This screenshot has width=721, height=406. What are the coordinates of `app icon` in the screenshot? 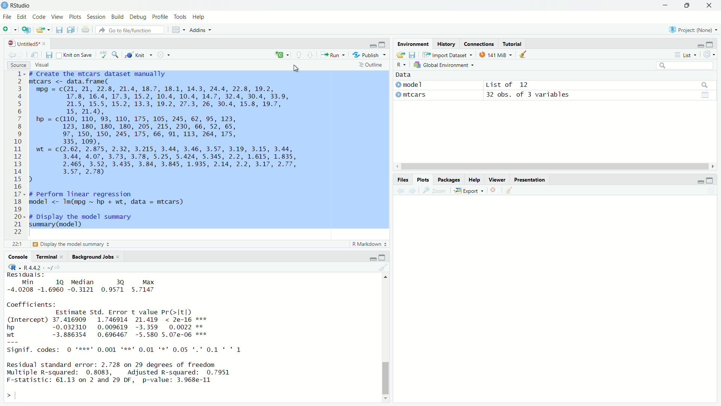 It's located at (5, 5).